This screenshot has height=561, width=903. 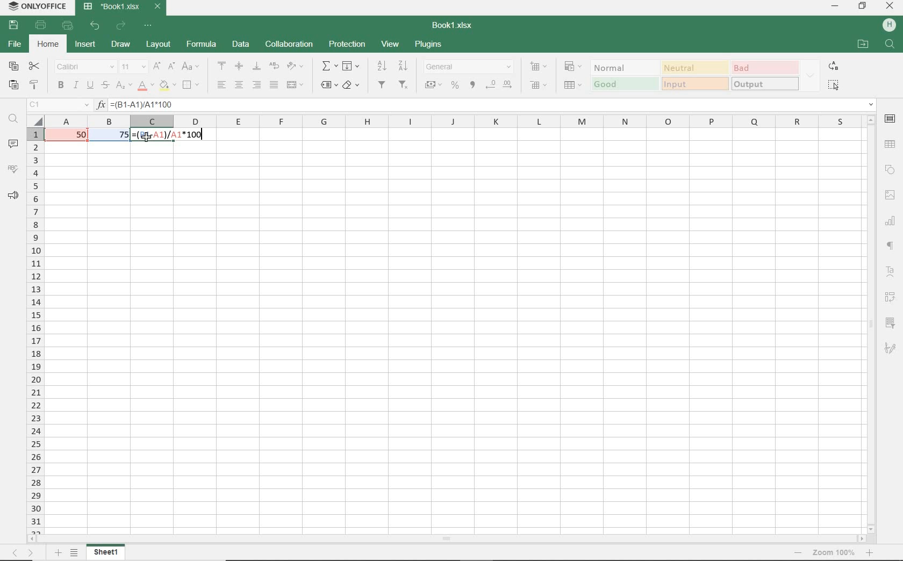 I want to click on paragraph settings, so click(x=891, y=246).